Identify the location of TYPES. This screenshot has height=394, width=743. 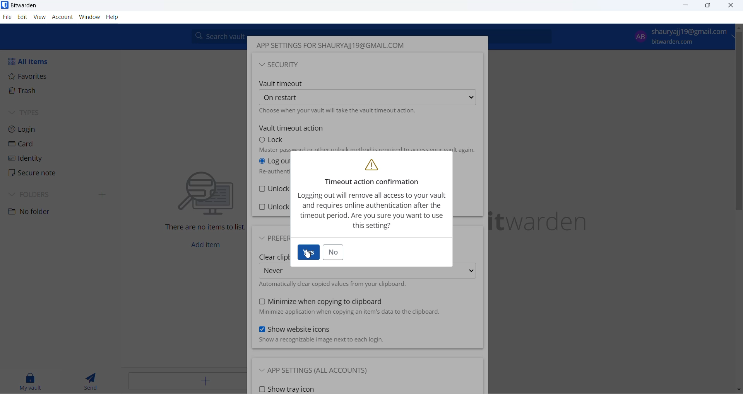
(30, 112).